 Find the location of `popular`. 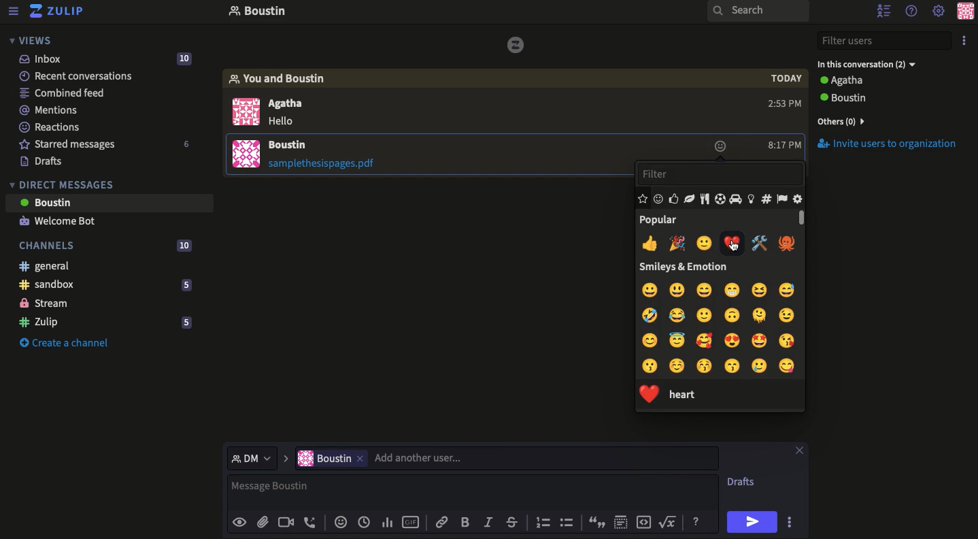

popular is located at coordinates (660, 220).